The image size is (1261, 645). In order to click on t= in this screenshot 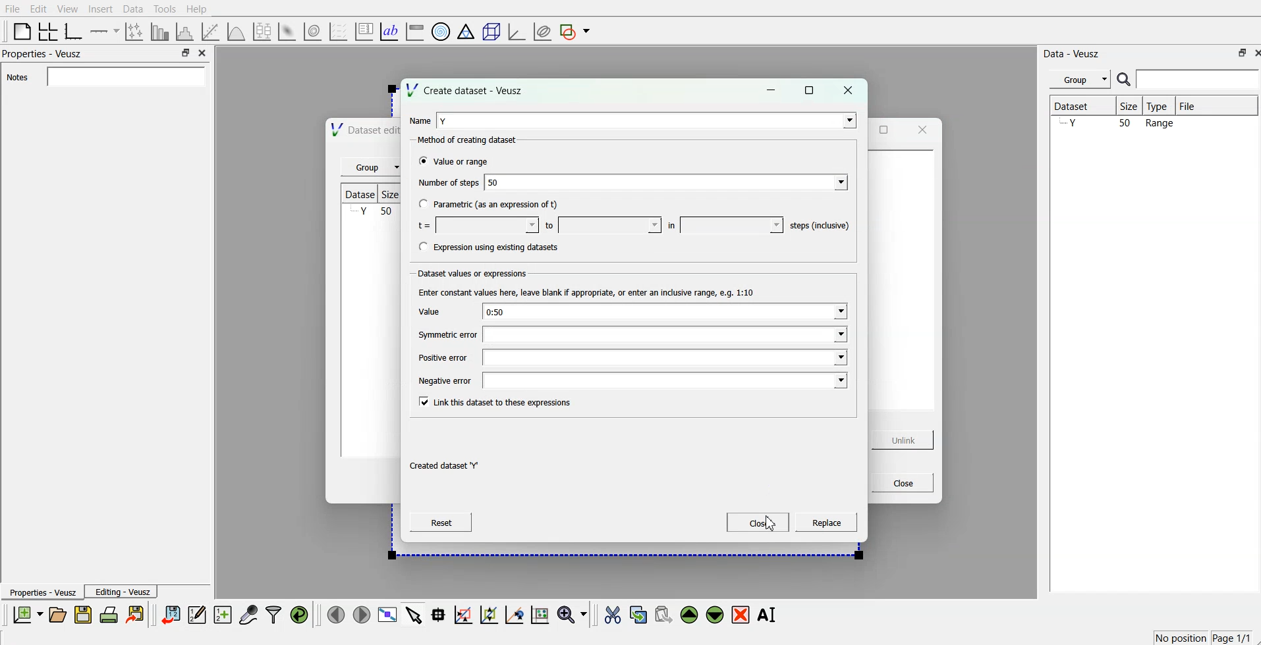, I will do `click(424, 225)`.